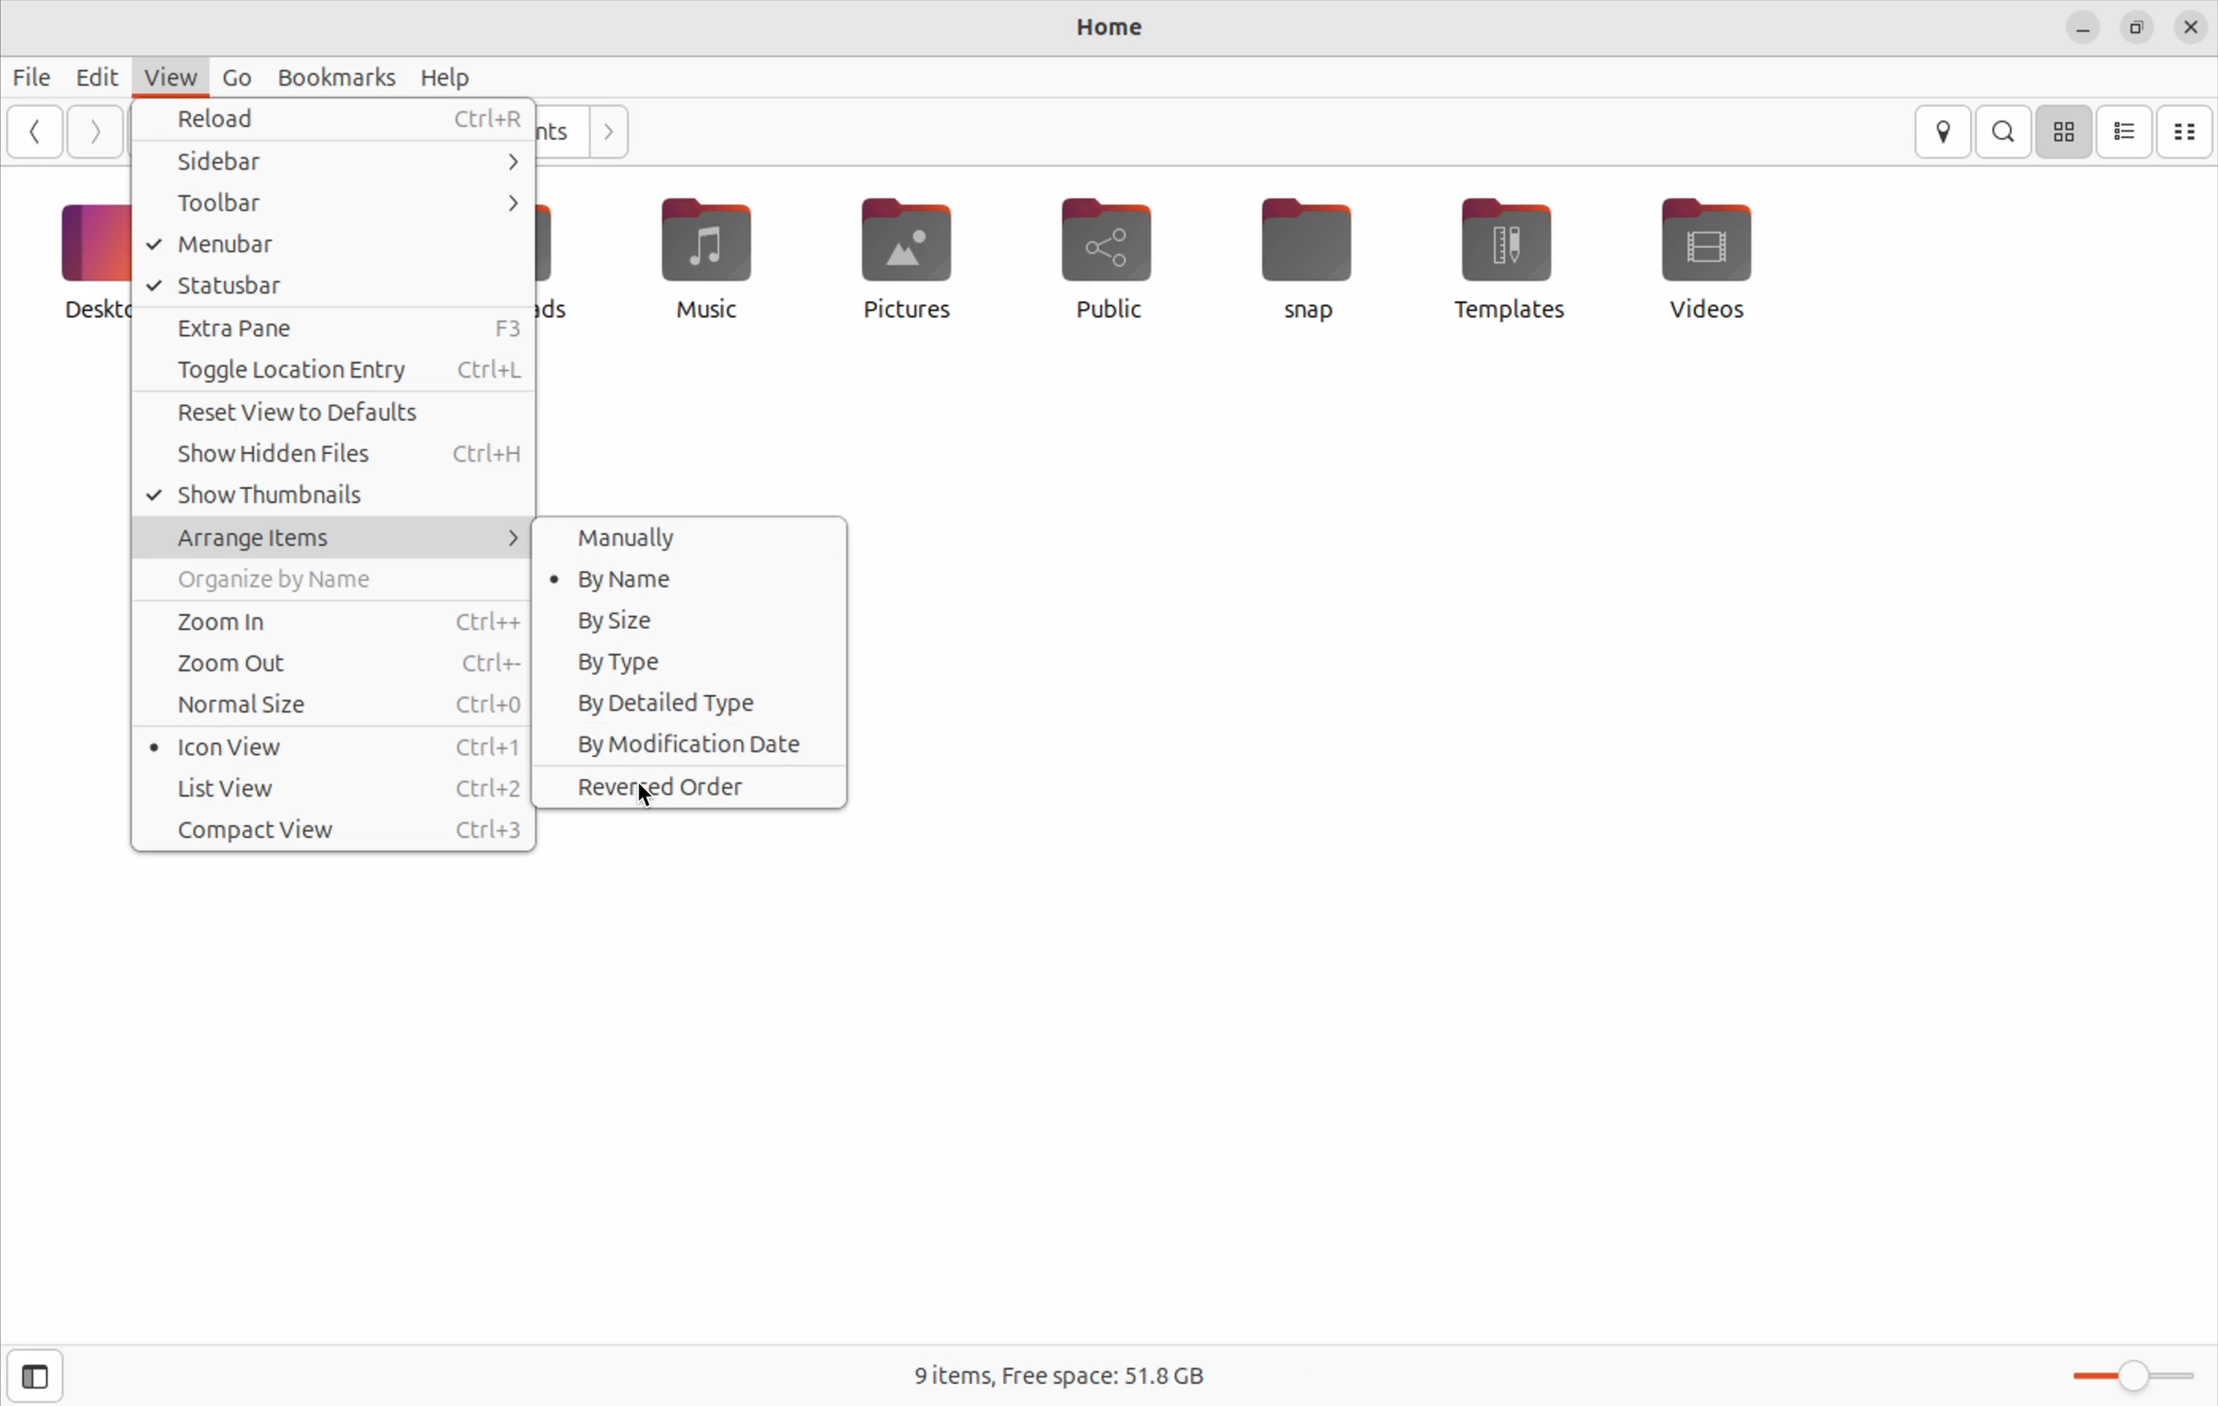 The height and width of the screenshot is (1406, 2218). What do you see at coordinates (329, 662) in the screenshot?
I see `zoom out` at bounding box center [329, 662].